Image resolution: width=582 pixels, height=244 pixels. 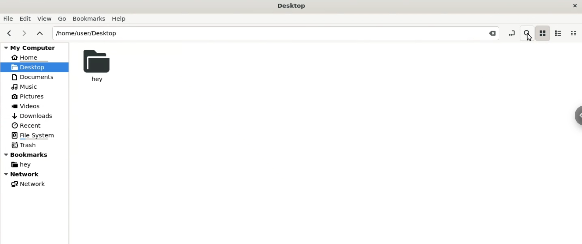 I want to click on hey, so click(x=101, y=64).